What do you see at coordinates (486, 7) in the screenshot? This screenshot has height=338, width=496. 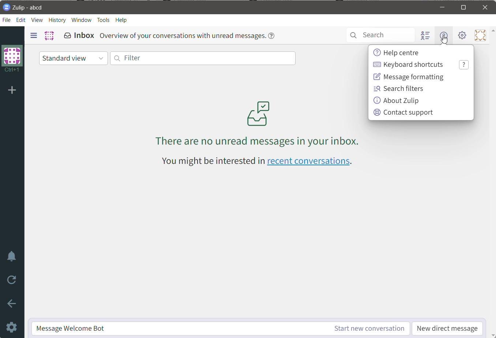 I see `Close` at bounding box center [486, 7].